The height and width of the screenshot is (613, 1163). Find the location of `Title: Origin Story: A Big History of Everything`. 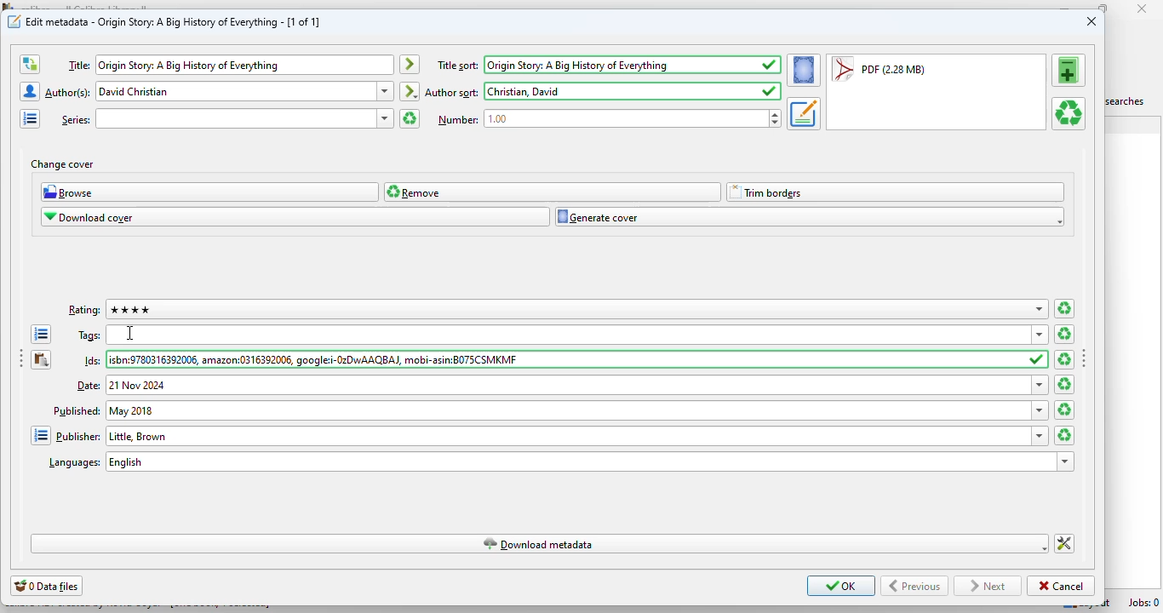

Title: Origin Story: A Big History of Everything is located at coordinates (245, 65).